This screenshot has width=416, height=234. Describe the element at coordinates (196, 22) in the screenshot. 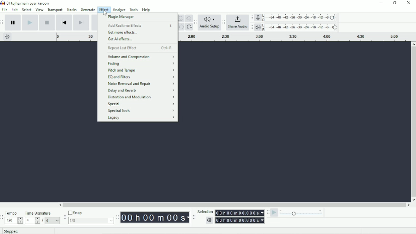

I see `Audacity Audio Setup toolbar` at that location.